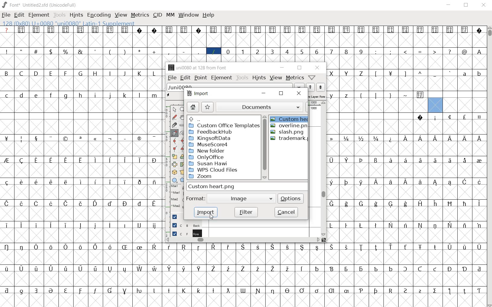 The image size is (492, 307). Describe the element at coordinates (96, 139) in the screenshot. I see `glyph` at that location.